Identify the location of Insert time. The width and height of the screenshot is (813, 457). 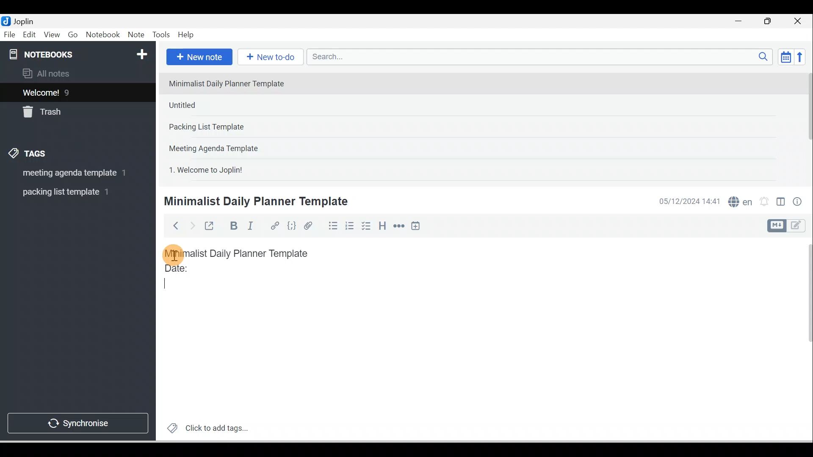
(415, 226).